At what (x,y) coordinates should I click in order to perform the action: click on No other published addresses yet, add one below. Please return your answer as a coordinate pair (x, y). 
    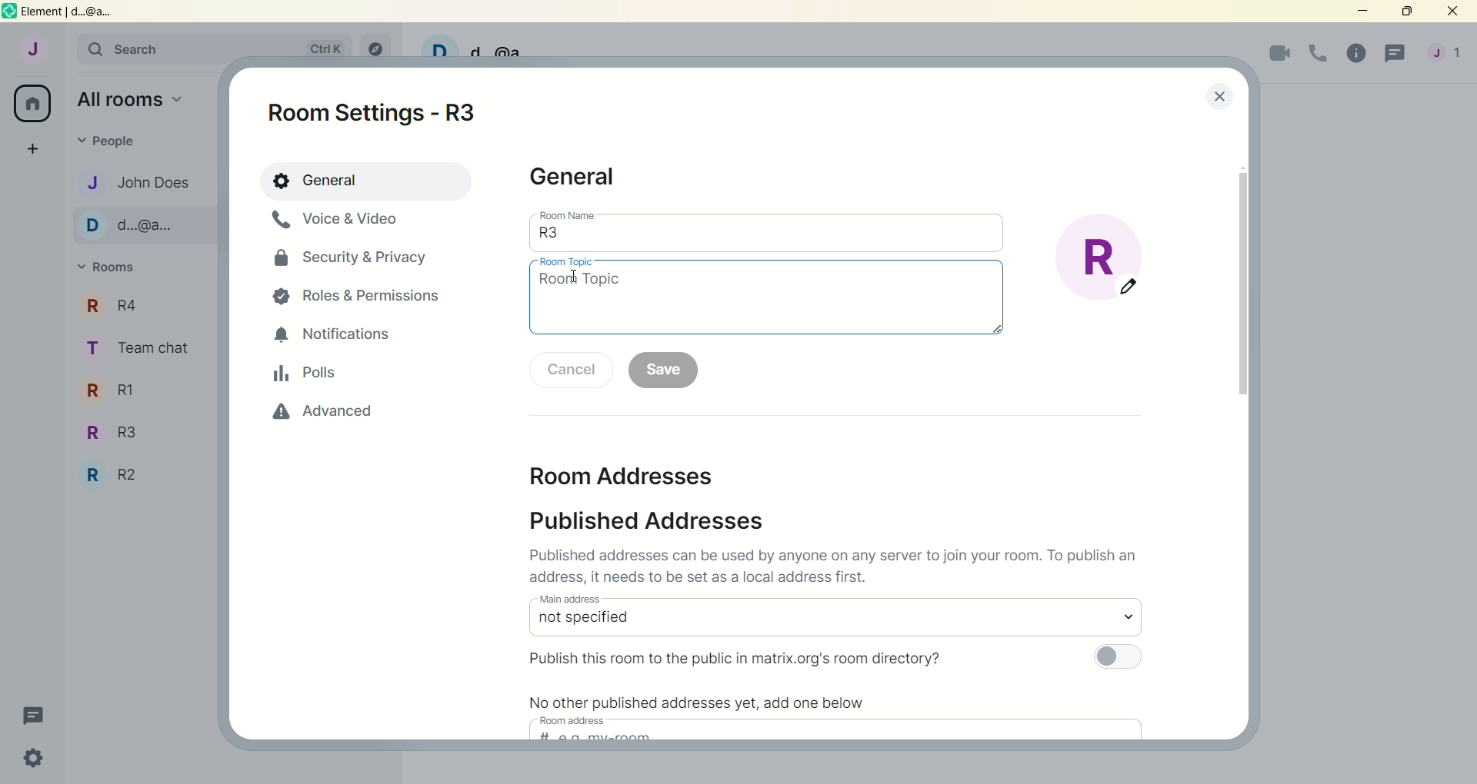
    Looking at the image, I should click on (697, 703).